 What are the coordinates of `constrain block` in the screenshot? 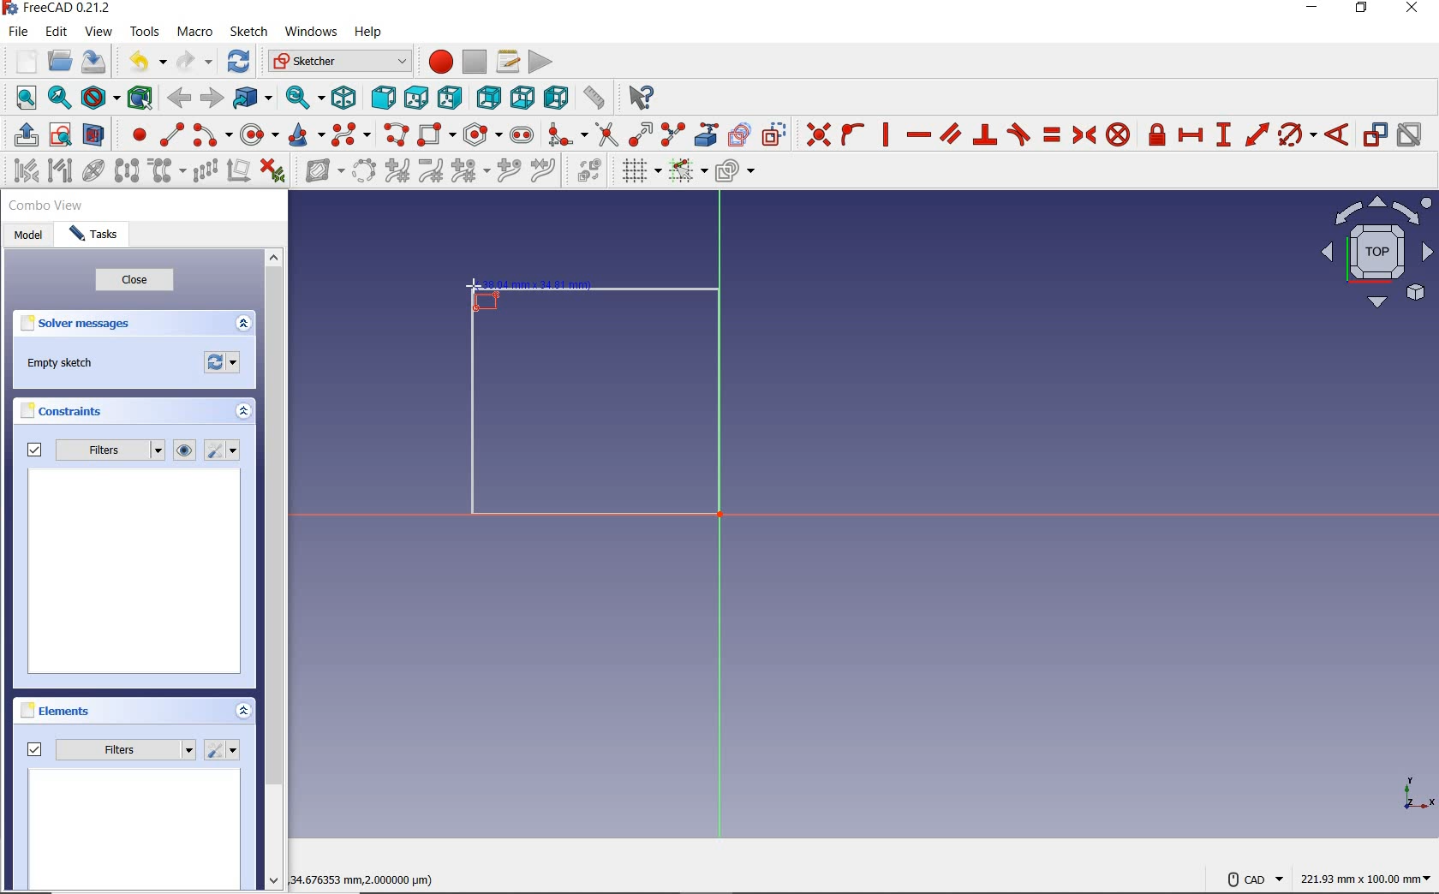 It's located at (1118, 134).